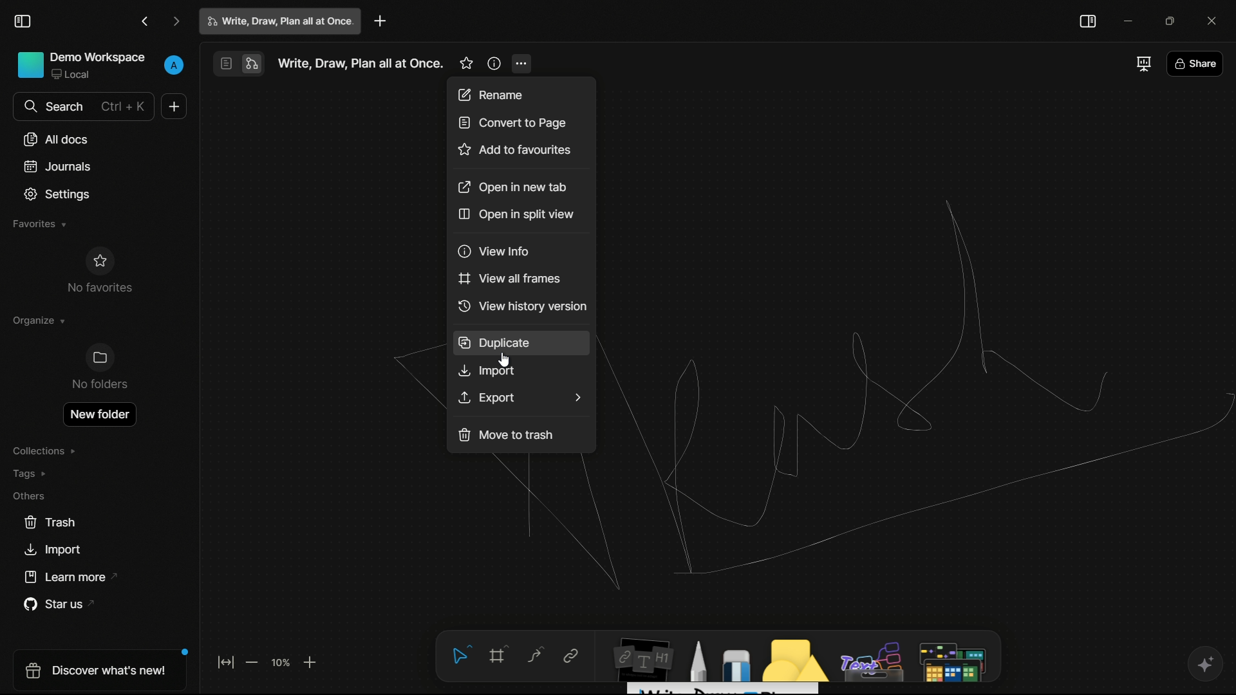 The width and height of the screenshot is (1236, 695). What do you see at coordinates (44, 451) in the screenshot?
I see `collections` at bounding box center [44, 451].